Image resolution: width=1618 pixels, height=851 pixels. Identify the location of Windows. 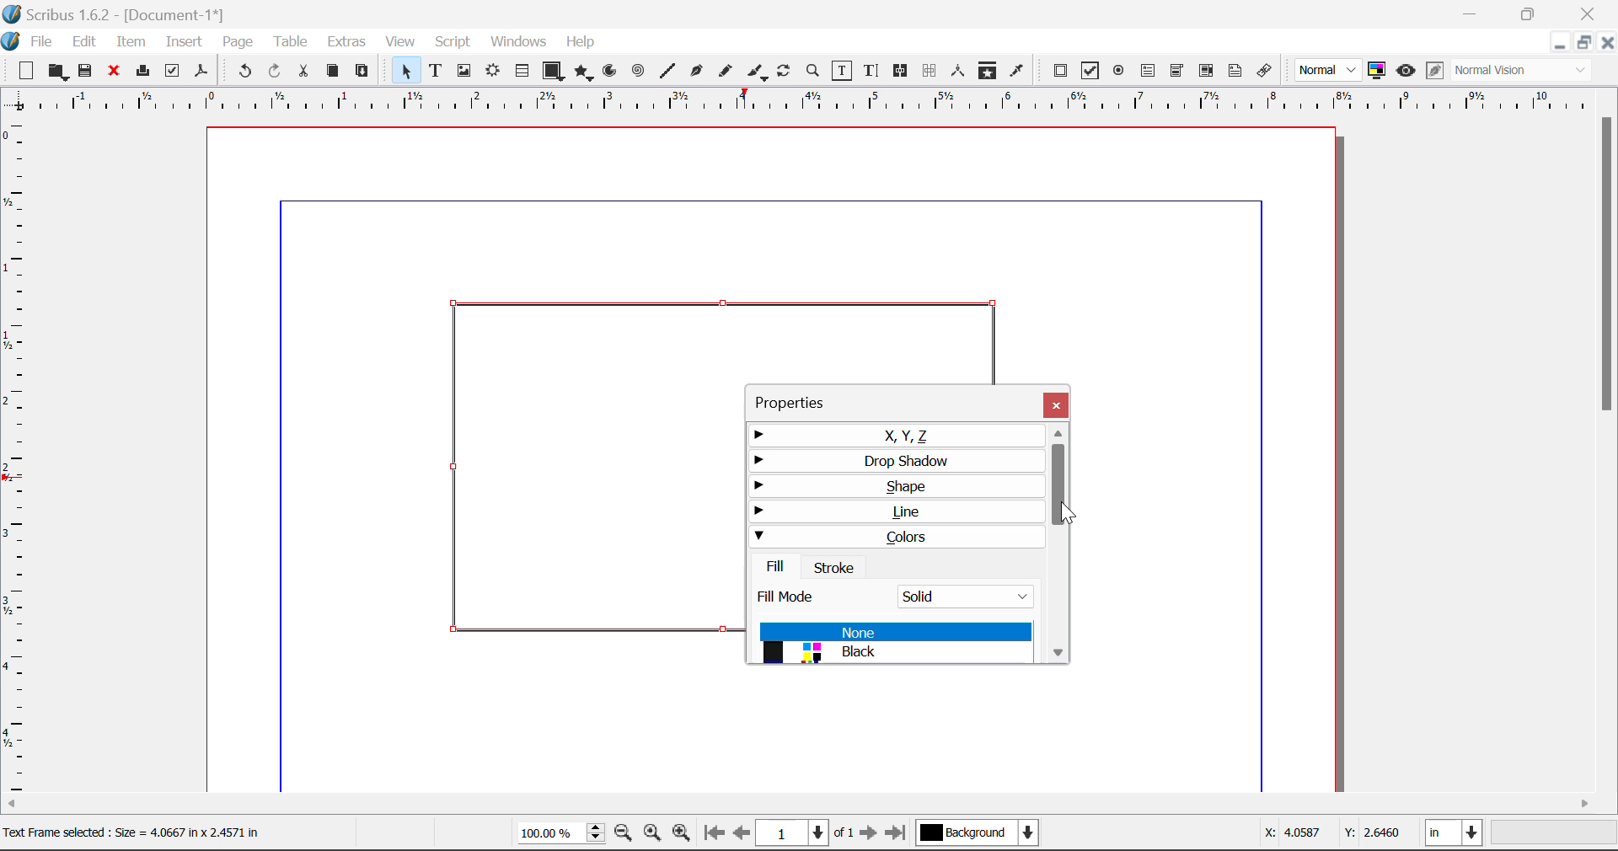
(517, 43).